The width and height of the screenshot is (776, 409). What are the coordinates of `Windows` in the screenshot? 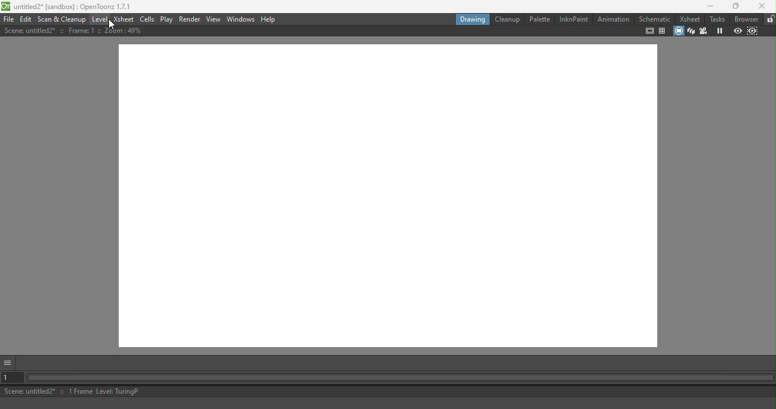 It's located at (241, 19).